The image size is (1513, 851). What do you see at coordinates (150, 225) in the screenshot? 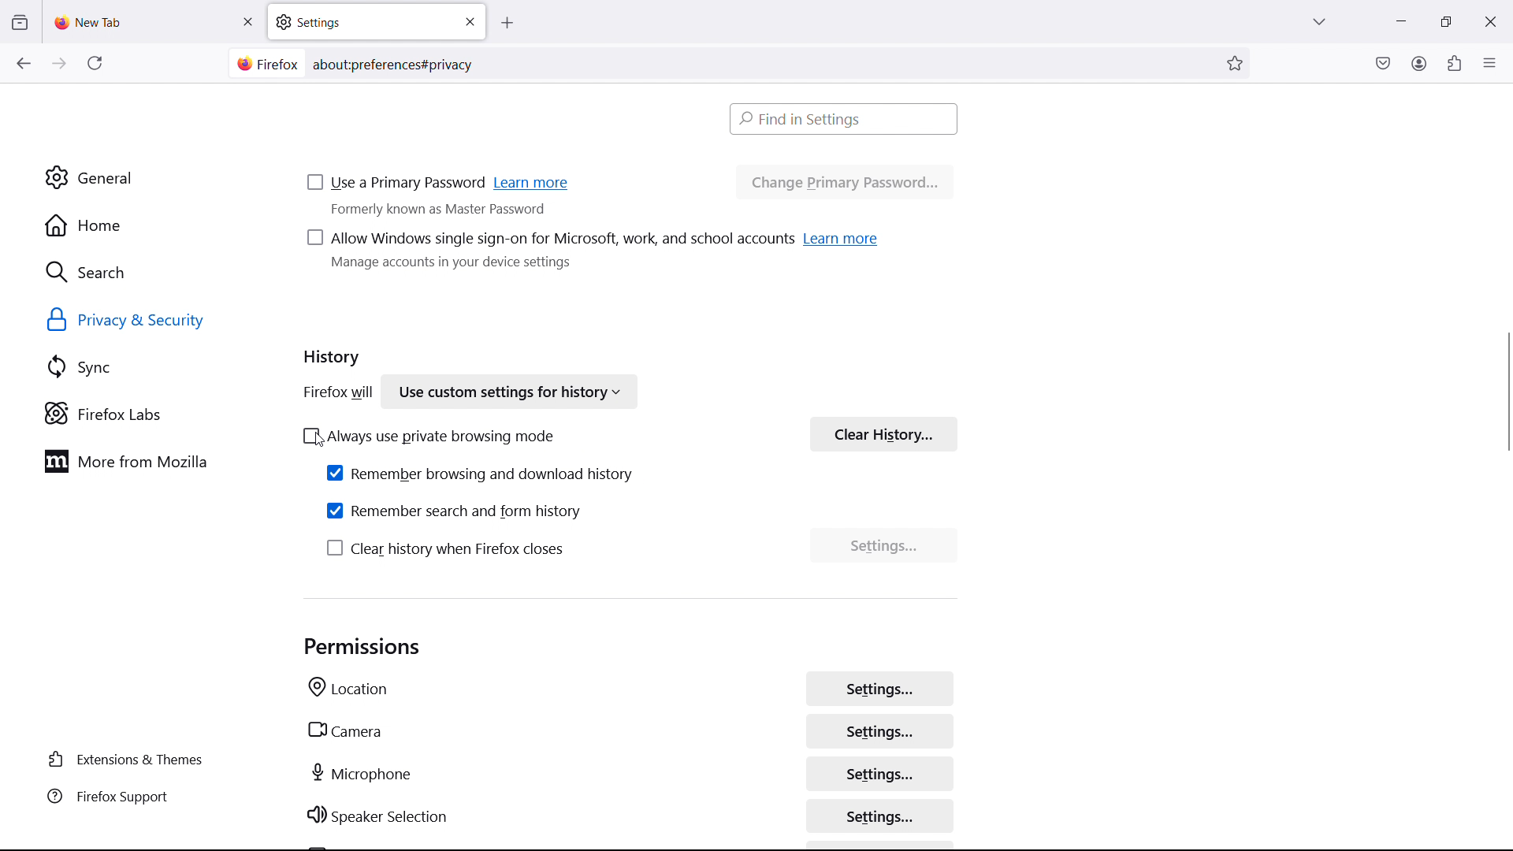
I see `home` at bounding box center [150, 225].